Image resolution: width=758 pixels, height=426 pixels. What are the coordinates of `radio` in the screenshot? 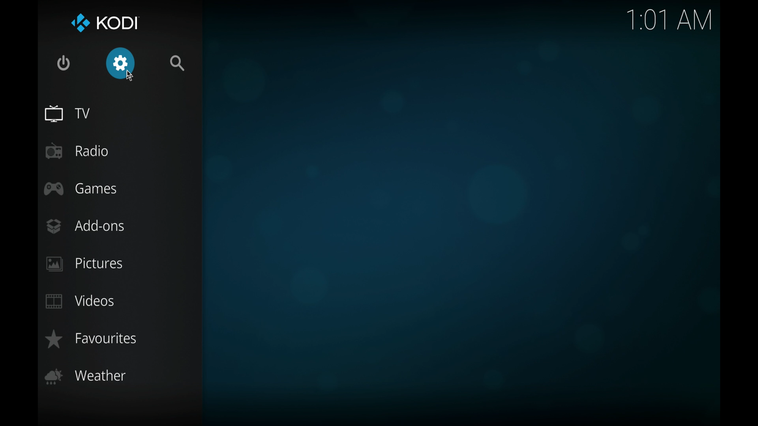 It's located at (78, 151).